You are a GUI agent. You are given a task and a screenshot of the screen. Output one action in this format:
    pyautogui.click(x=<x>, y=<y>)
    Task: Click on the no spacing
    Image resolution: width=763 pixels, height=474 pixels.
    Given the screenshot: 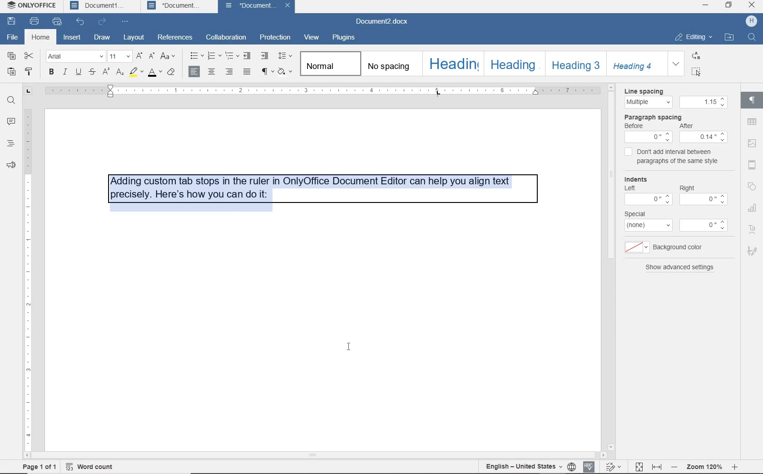 What is the action you would take?
    pyautogui.click(x=390, y=64)
    